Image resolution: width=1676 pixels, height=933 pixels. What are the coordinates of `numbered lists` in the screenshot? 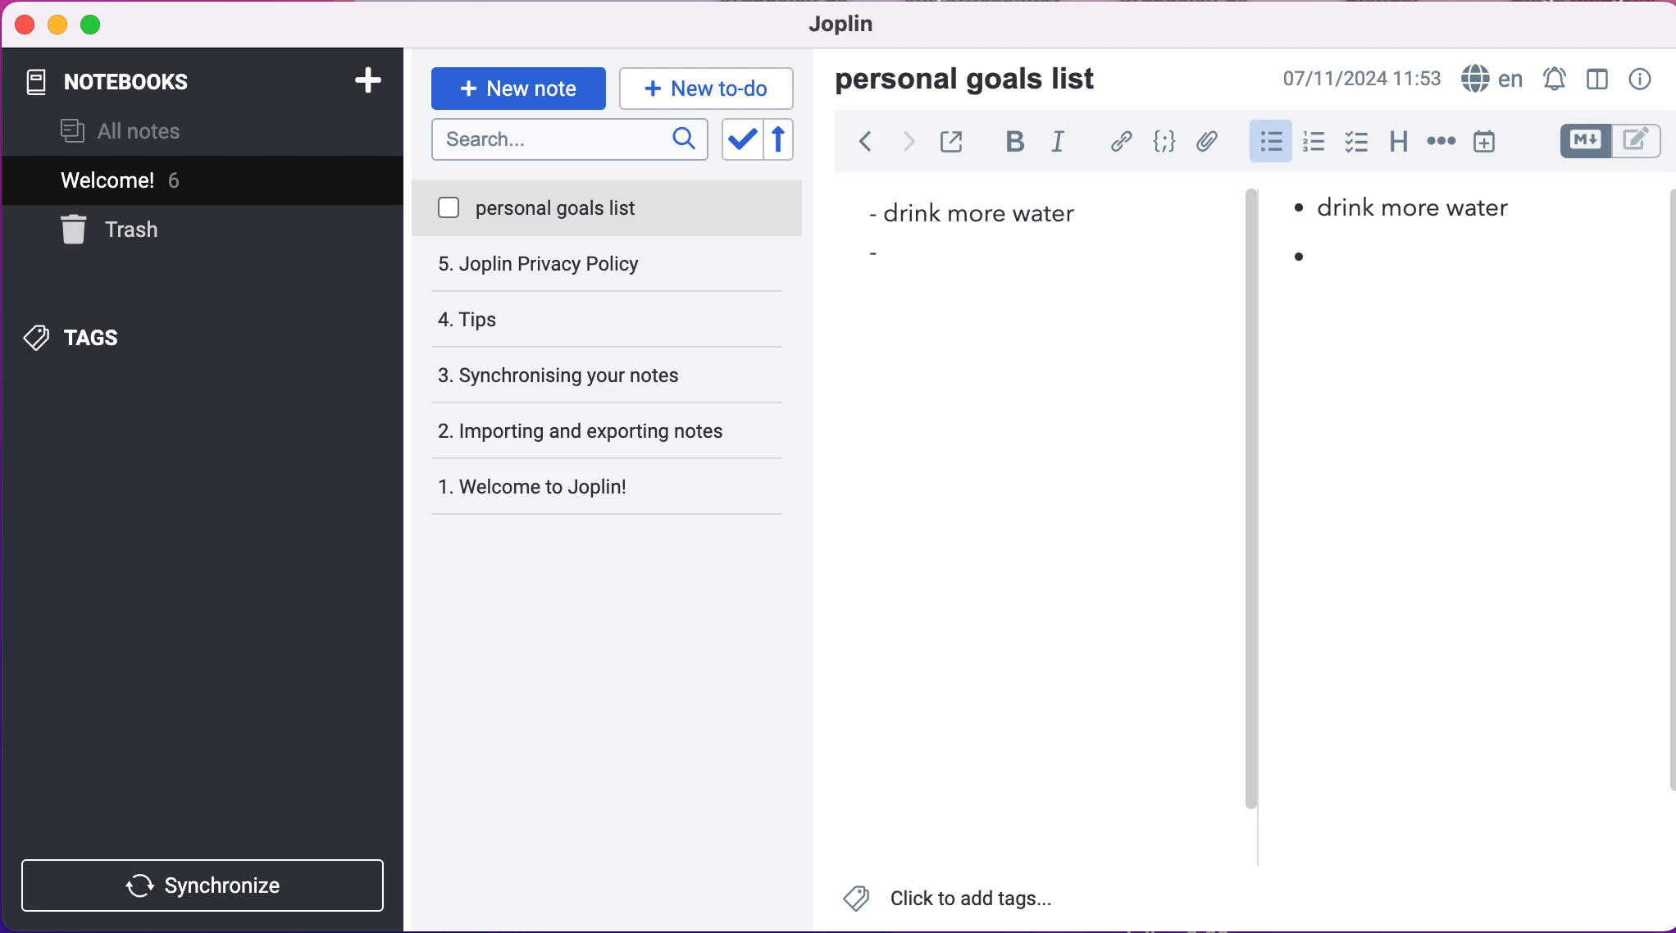 It's located at (1314, 145).